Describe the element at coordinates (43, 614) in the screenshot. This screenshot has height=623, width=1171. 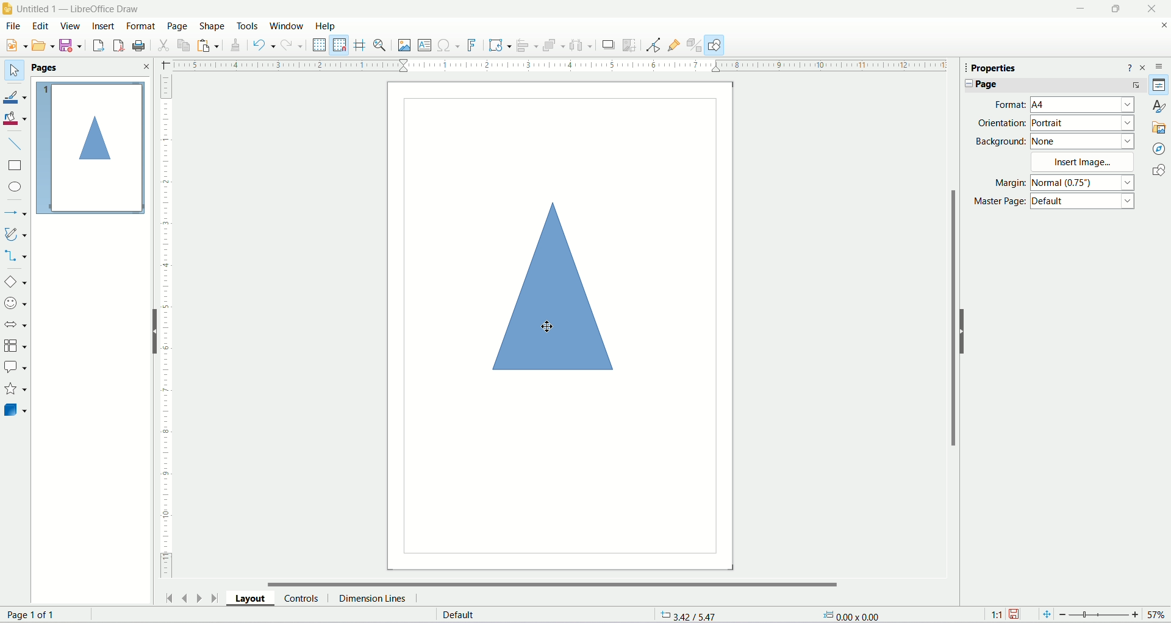
I see `Text` at that location.